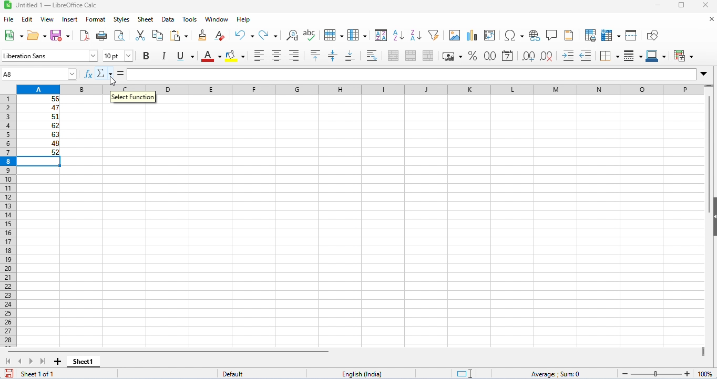 The image size is (717, 379). What do you see at coordinates (244, 19) in the screenshot?
I see `help` at bounding box center [244, 19].